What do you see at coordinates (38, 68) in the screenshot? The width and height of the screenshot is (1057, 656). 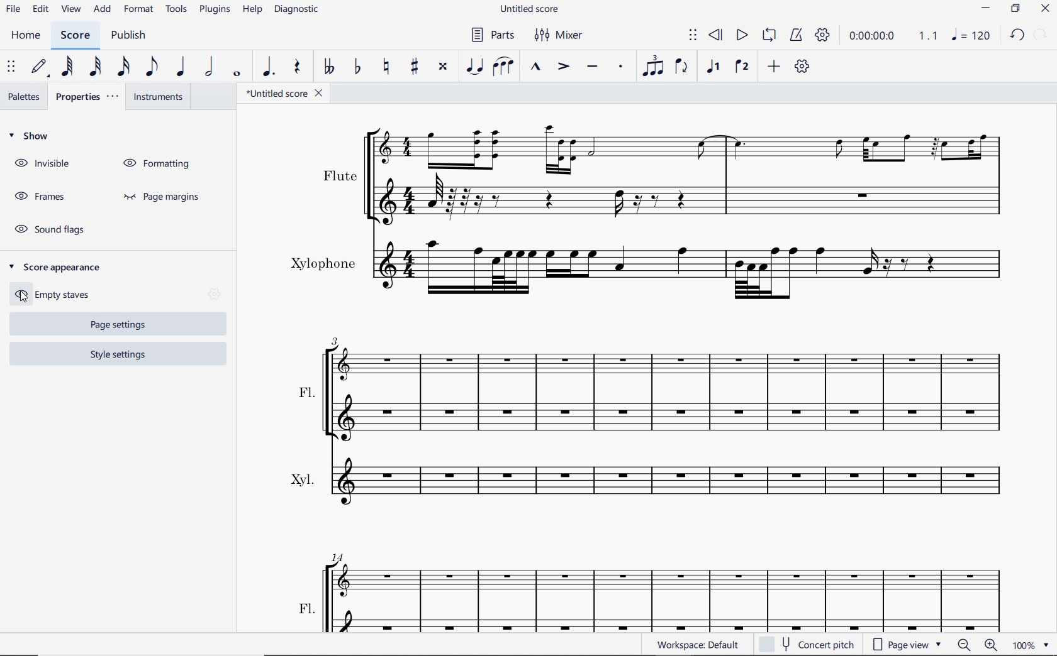 I see `DEFAULT (STEP TIME)` at bounding box center [38, 68].